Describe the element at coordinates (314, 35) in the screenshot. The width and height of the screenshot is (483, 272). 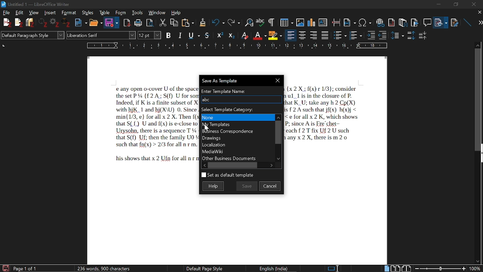
I see `Align right` at that location.